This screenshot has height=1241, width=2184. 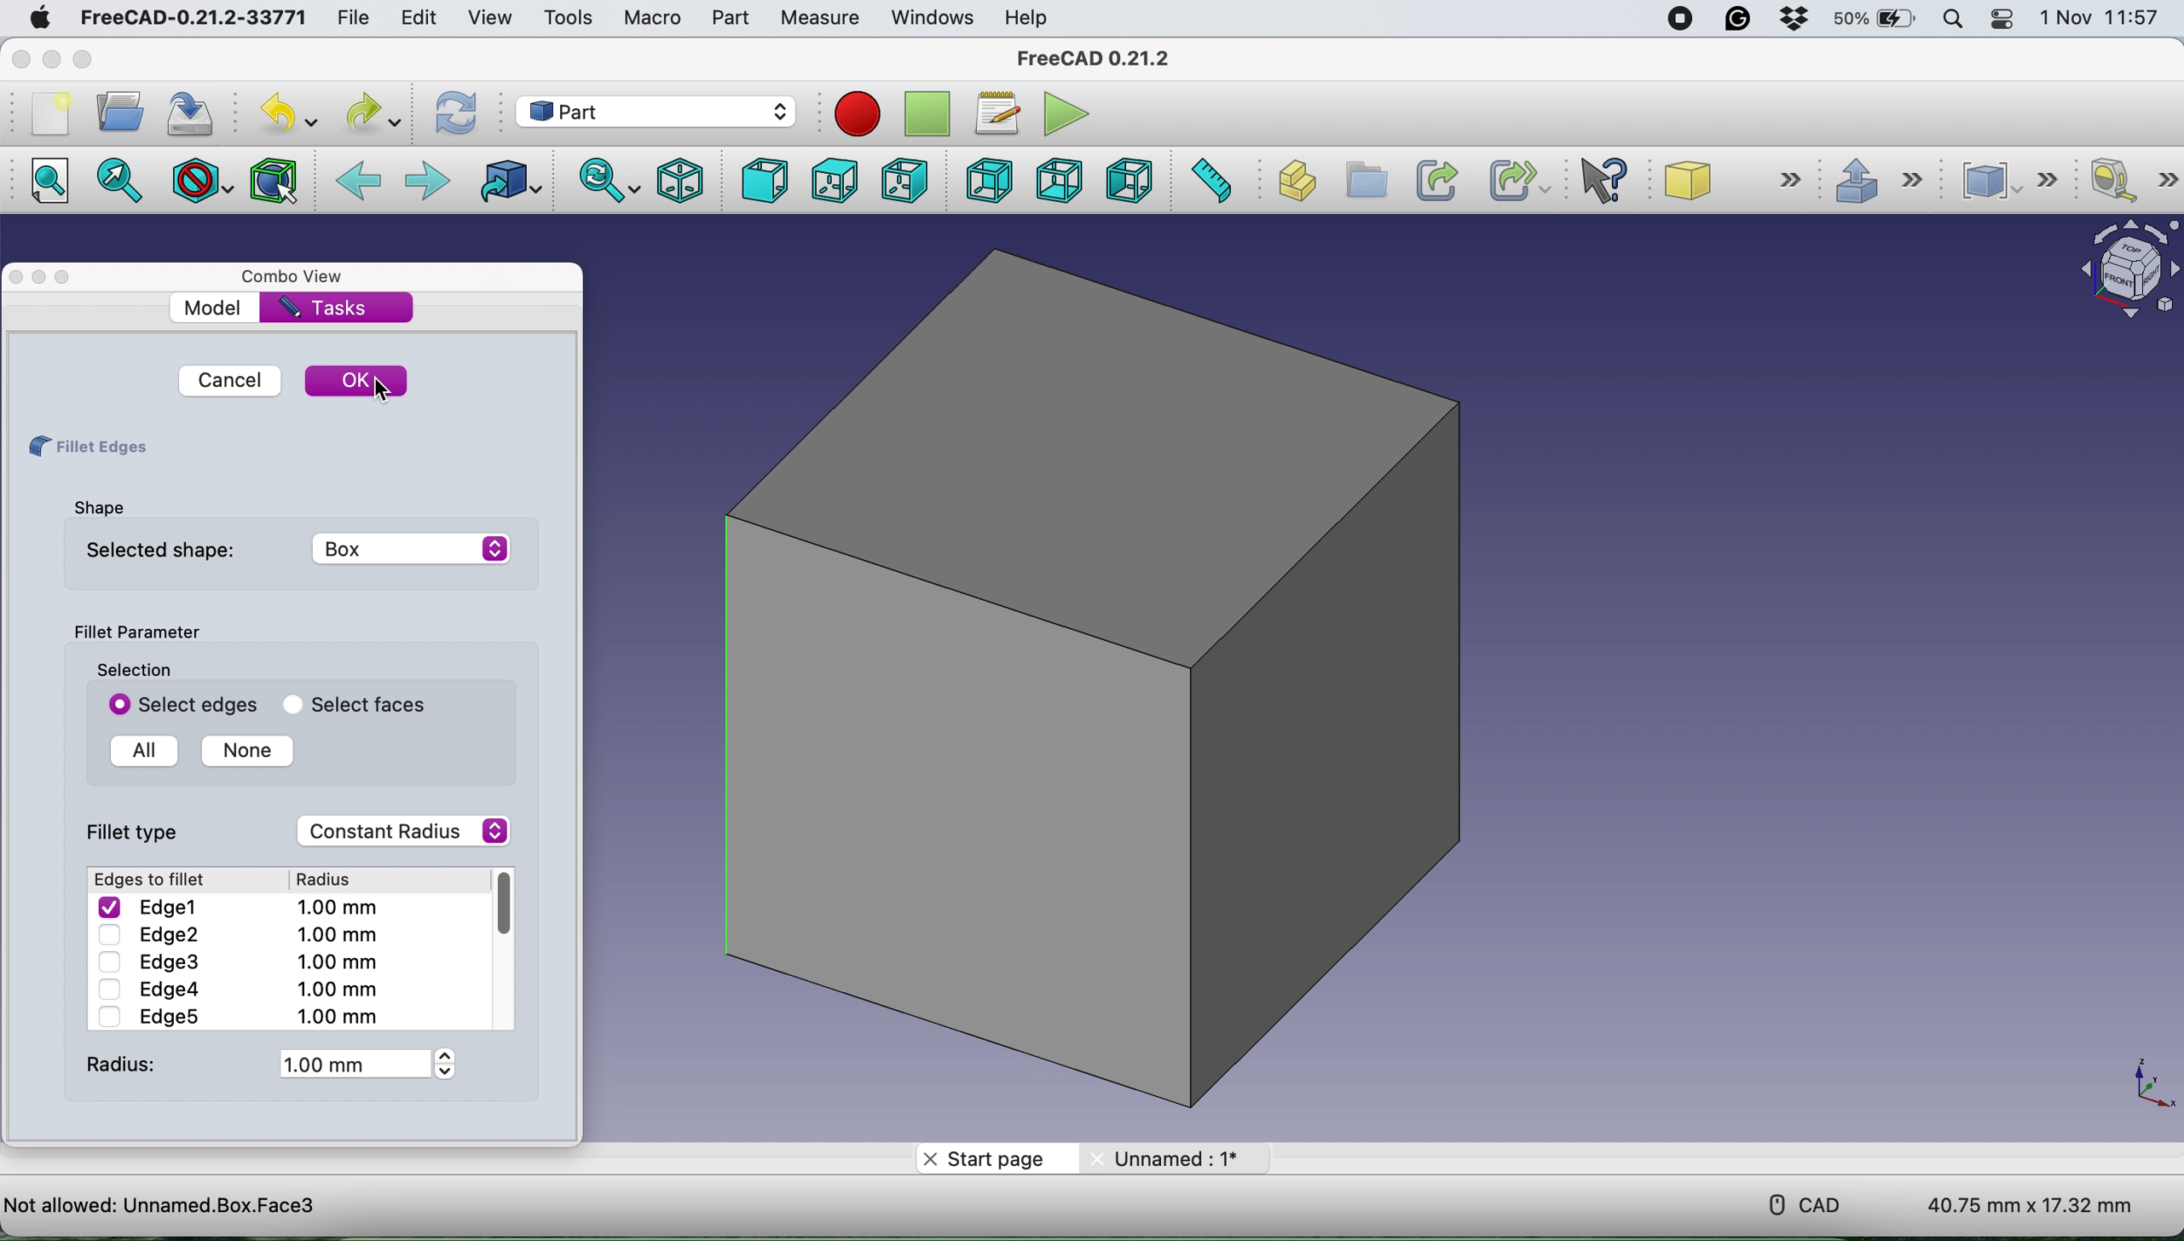 What do you see at coordinates (126, 181) in the screenshot?
I see `fit all selection` at bounding box center [126, 181].